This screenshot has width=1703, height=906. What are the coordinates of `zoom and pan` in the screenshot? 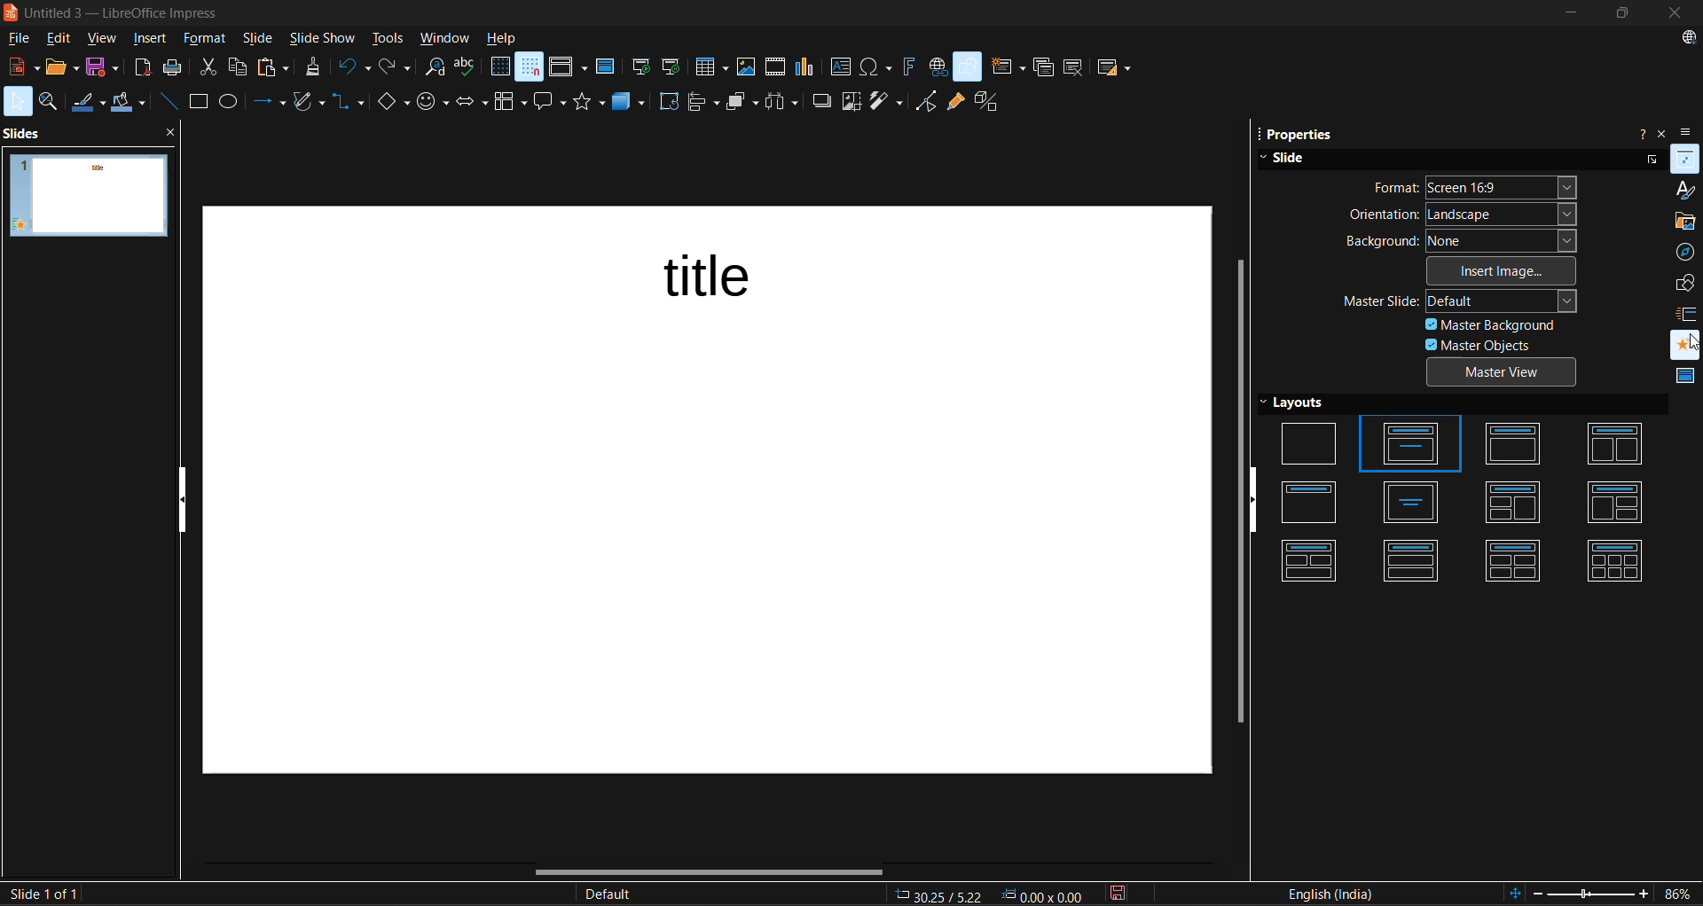 It's located at (52, 102).